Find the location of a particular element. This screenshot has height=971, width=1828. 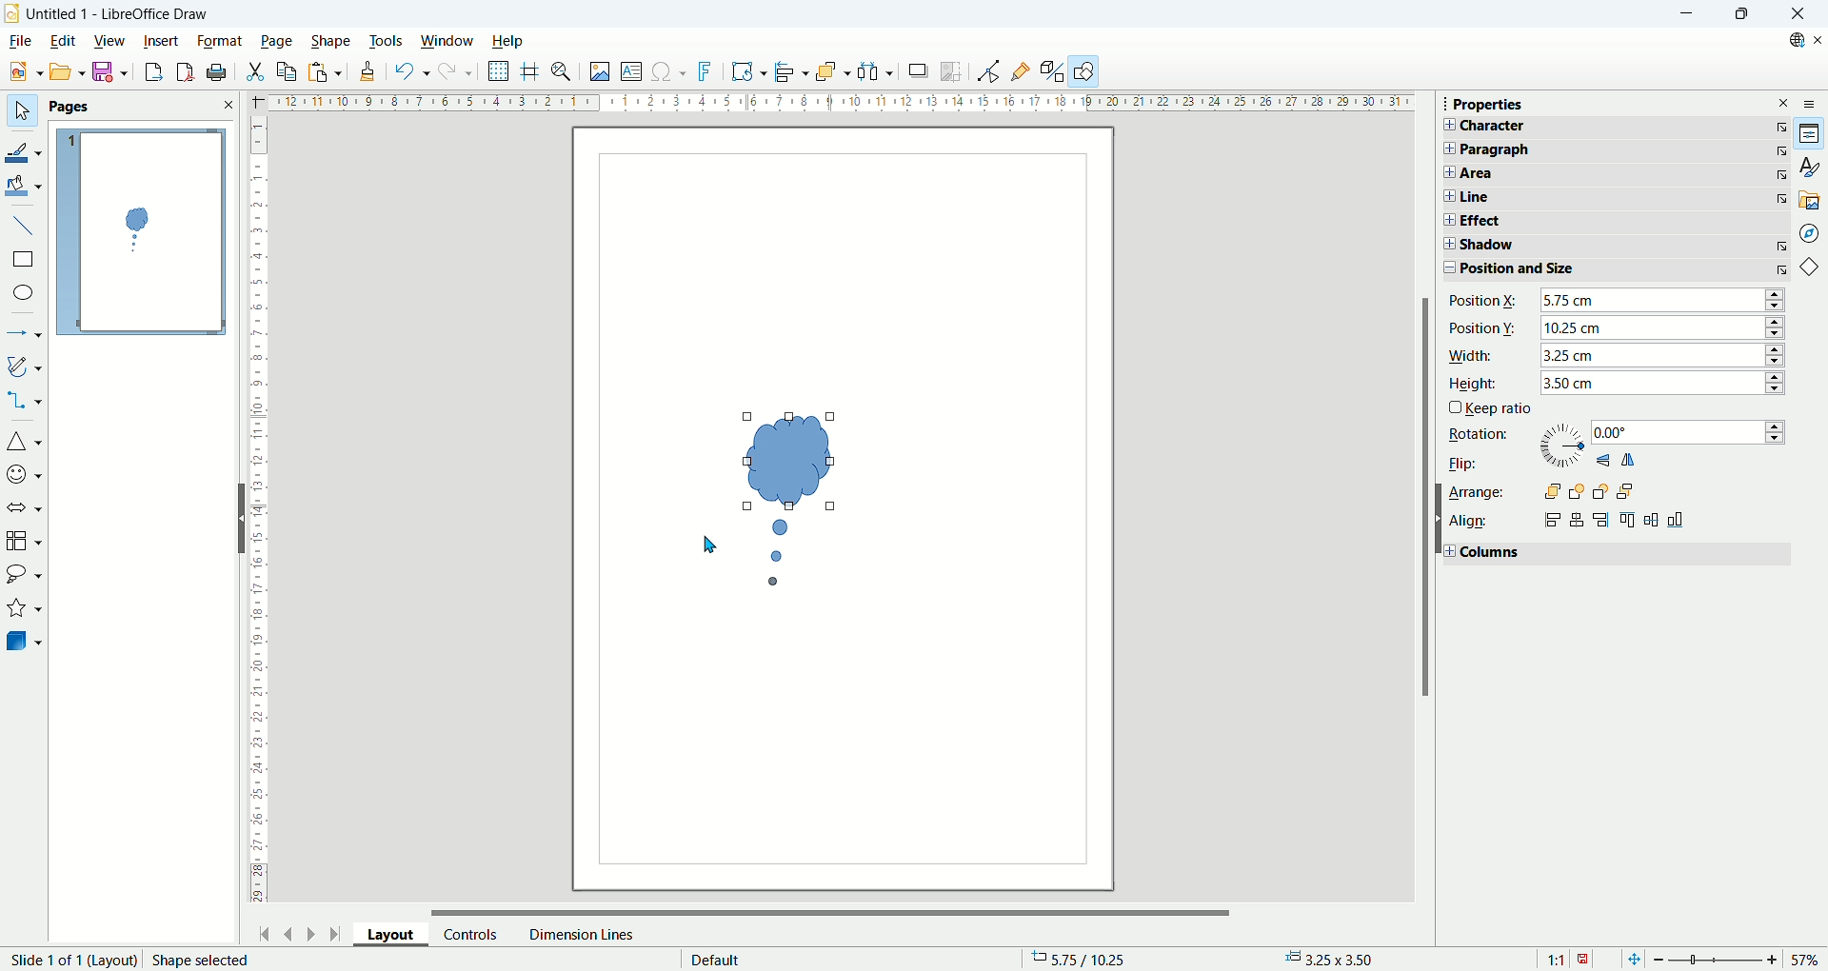

zoom factor is located at coordinates (1736, 958).